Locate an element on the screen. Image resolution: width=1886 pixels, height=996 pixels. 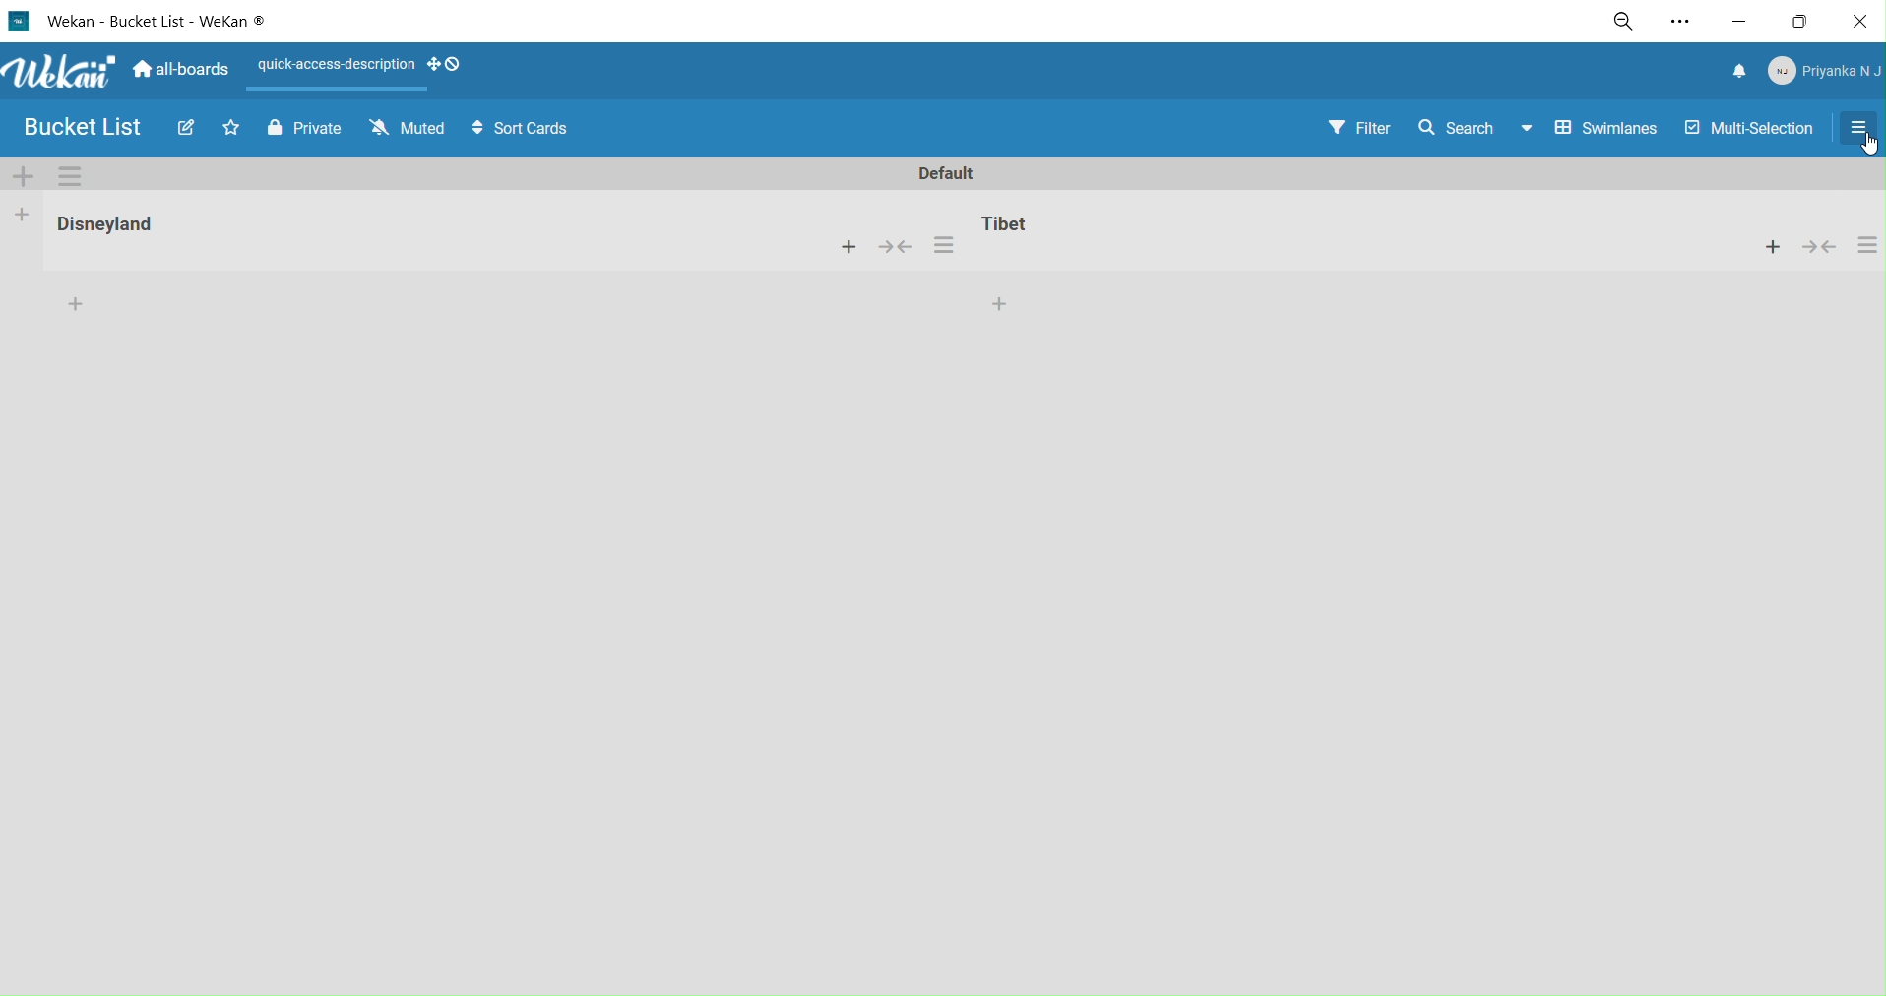
maximize is located at coordinates (1798, 21).